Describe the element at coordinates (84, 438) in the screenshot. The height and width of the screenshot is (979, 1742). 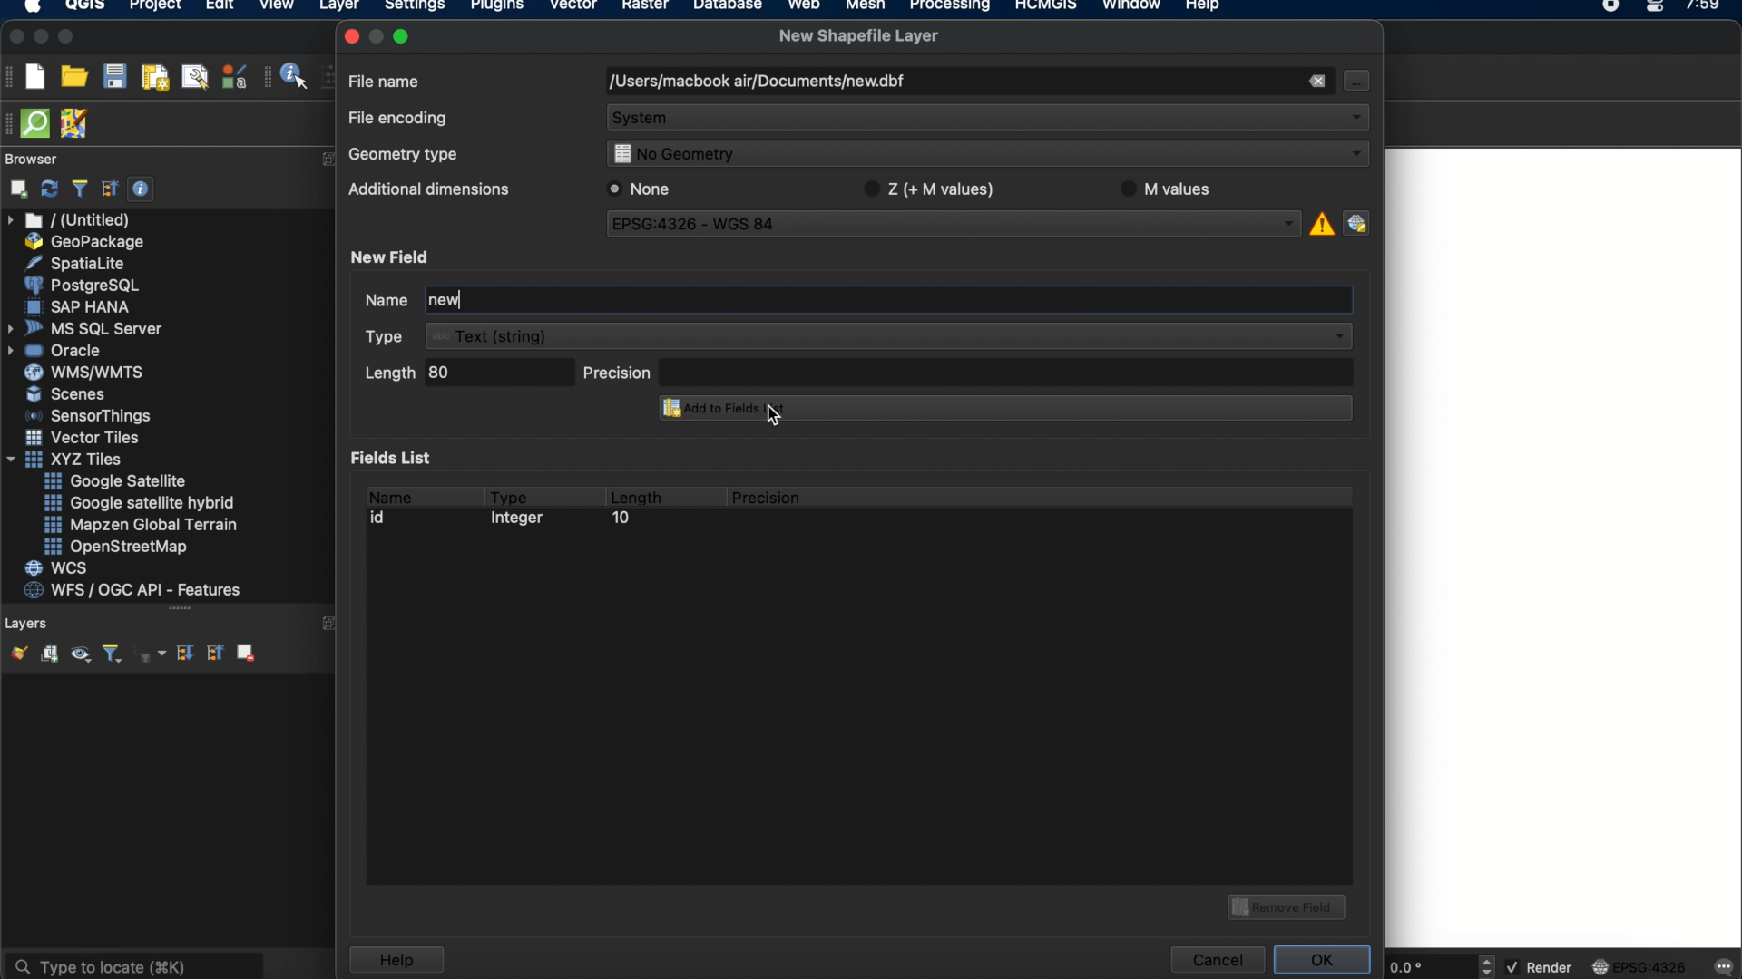
I see `vector files` at that location.